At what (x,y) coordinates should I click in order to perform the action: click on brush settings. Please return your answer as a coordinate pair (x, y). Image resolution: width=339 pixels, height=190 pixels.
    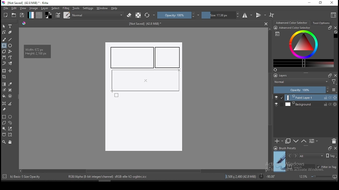
    Looking at the image, I should click on (57, 15).